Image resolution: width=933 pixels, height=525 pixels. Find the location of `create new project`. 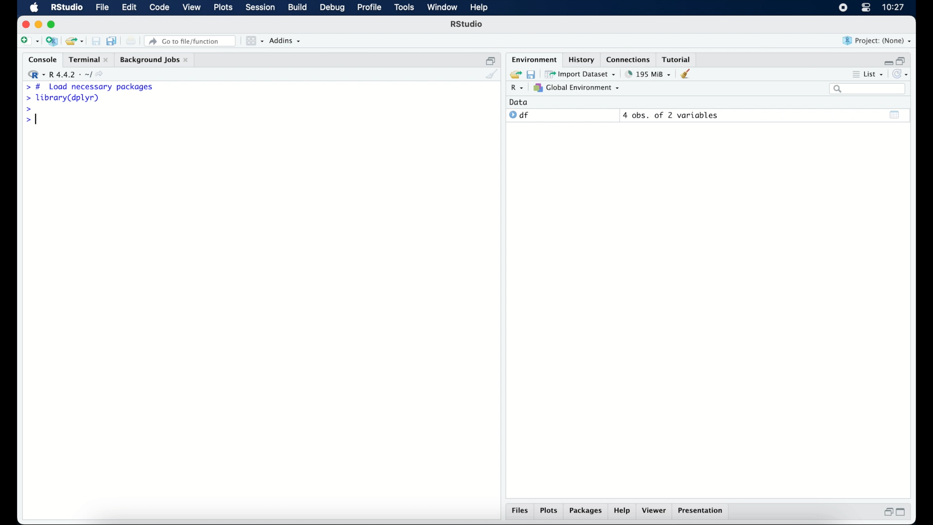

create new project is located at coordinates (52, 42).